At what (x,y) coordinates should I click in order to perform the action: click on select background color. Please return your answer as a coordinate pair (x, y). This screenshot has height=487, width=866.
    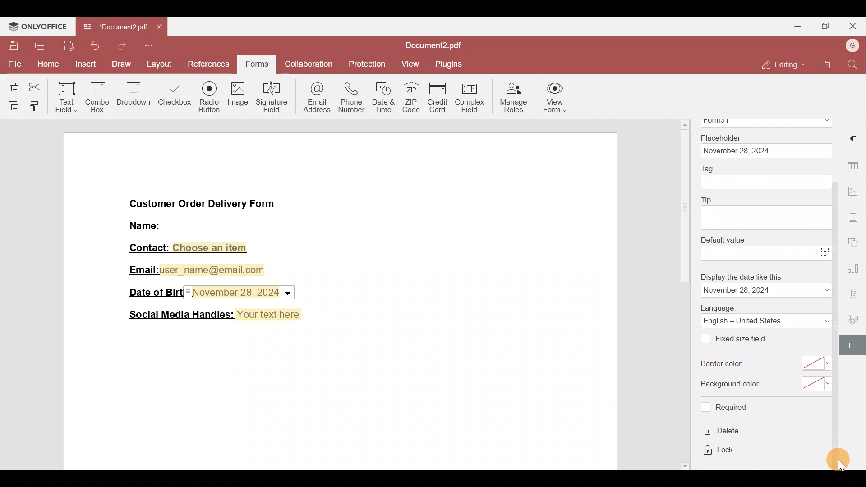
    Looking at the image, I should click on (817, 382).